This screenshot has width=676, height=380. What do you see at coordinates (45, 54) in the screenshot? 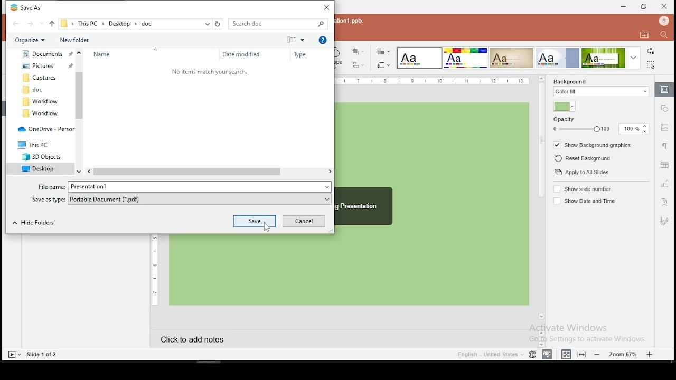
I see `Document` at bounding box center [45, 54].